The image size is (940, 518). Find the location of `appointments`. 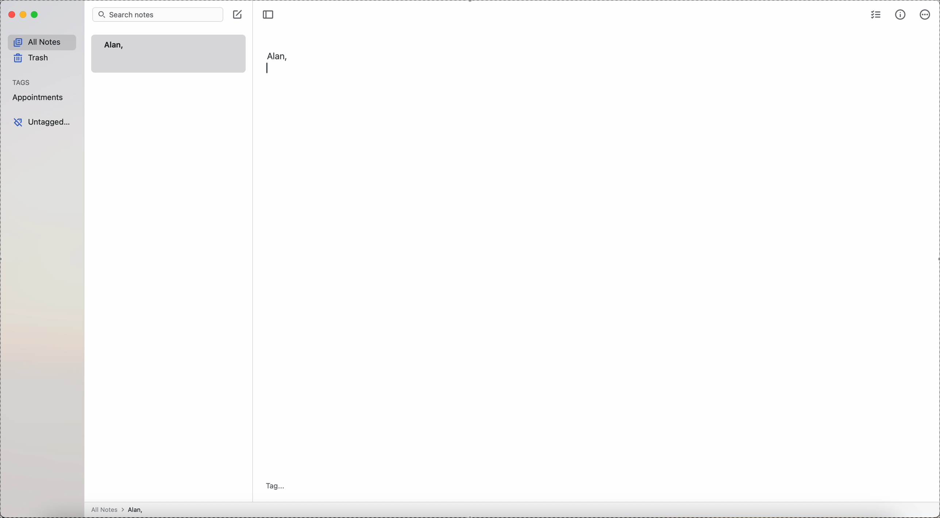

appointments is located at coordinates (39, 97).